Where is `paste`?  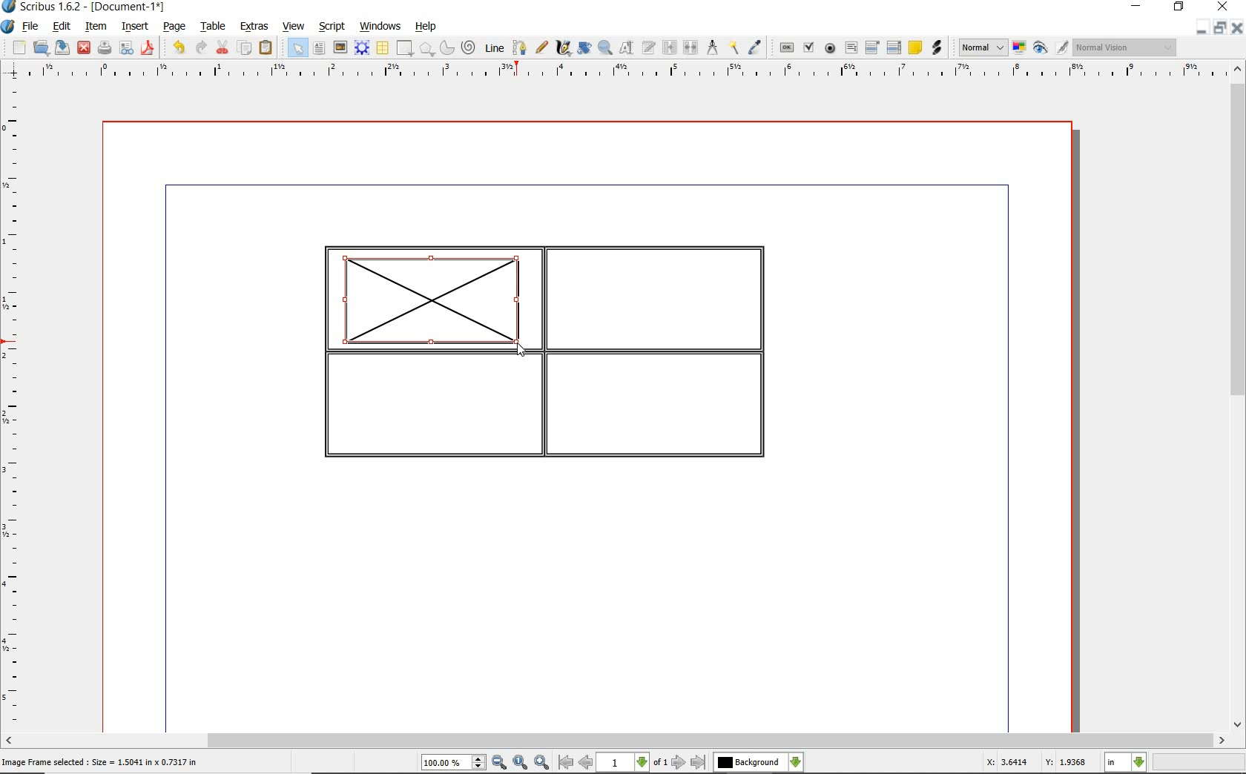
paste is located at coordinates (266, 47).